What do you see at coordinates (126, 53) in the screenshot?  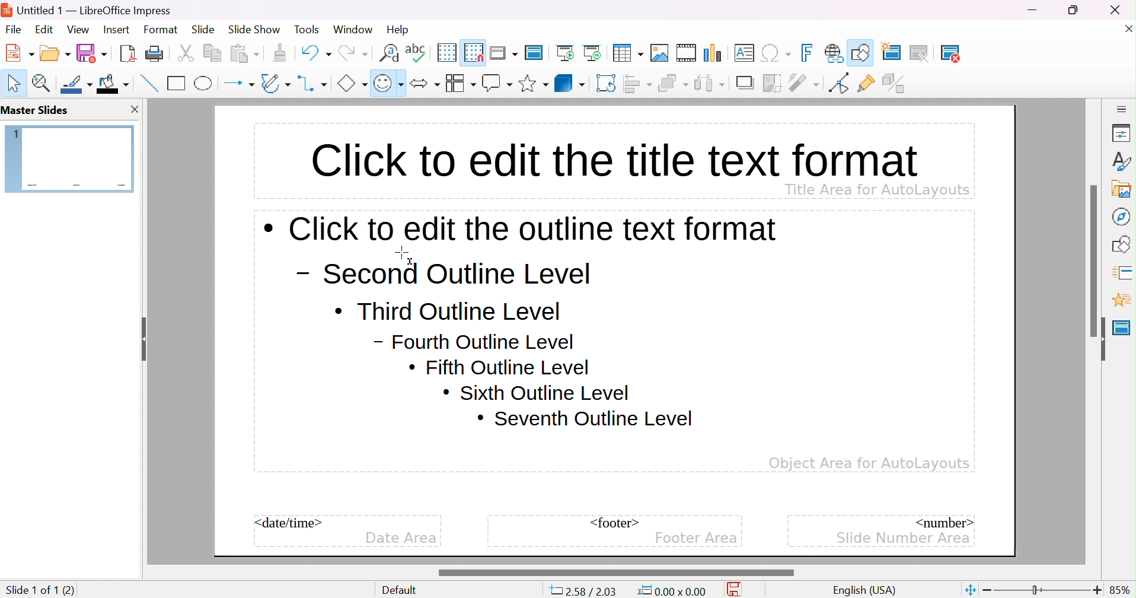 I see `export as pdf` at bounding box center [126, 53].